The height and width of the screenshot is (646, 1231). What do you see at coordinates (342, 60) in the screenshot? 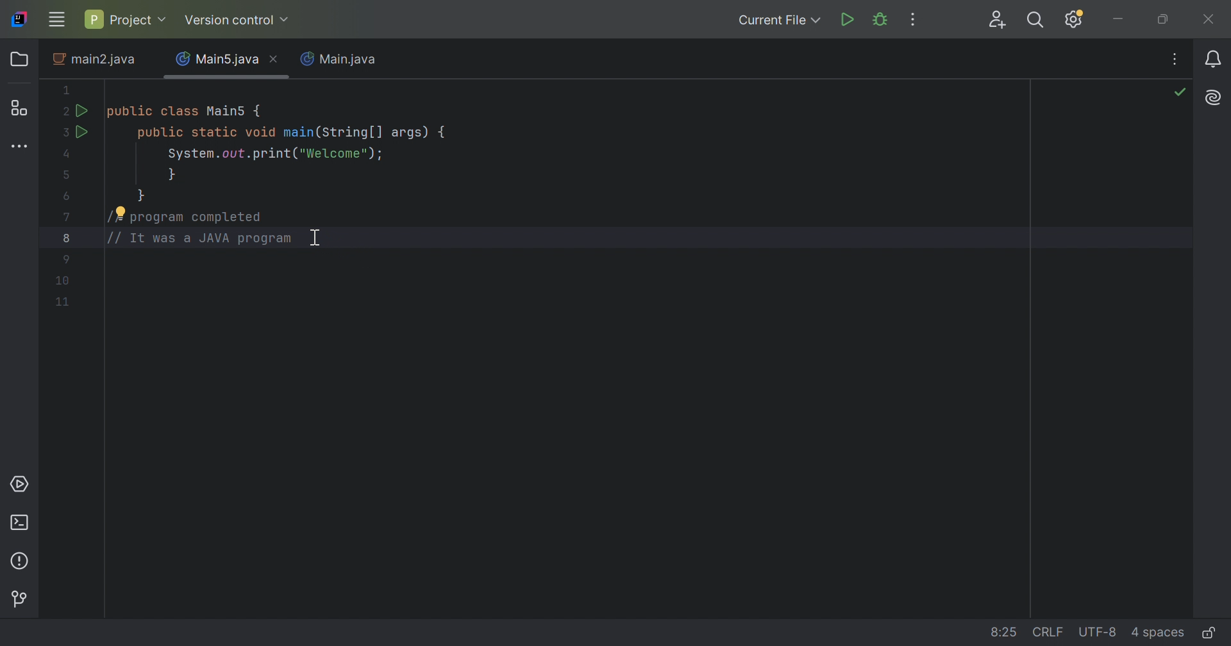
I see `Main.java` at bounding box center [342, 60].